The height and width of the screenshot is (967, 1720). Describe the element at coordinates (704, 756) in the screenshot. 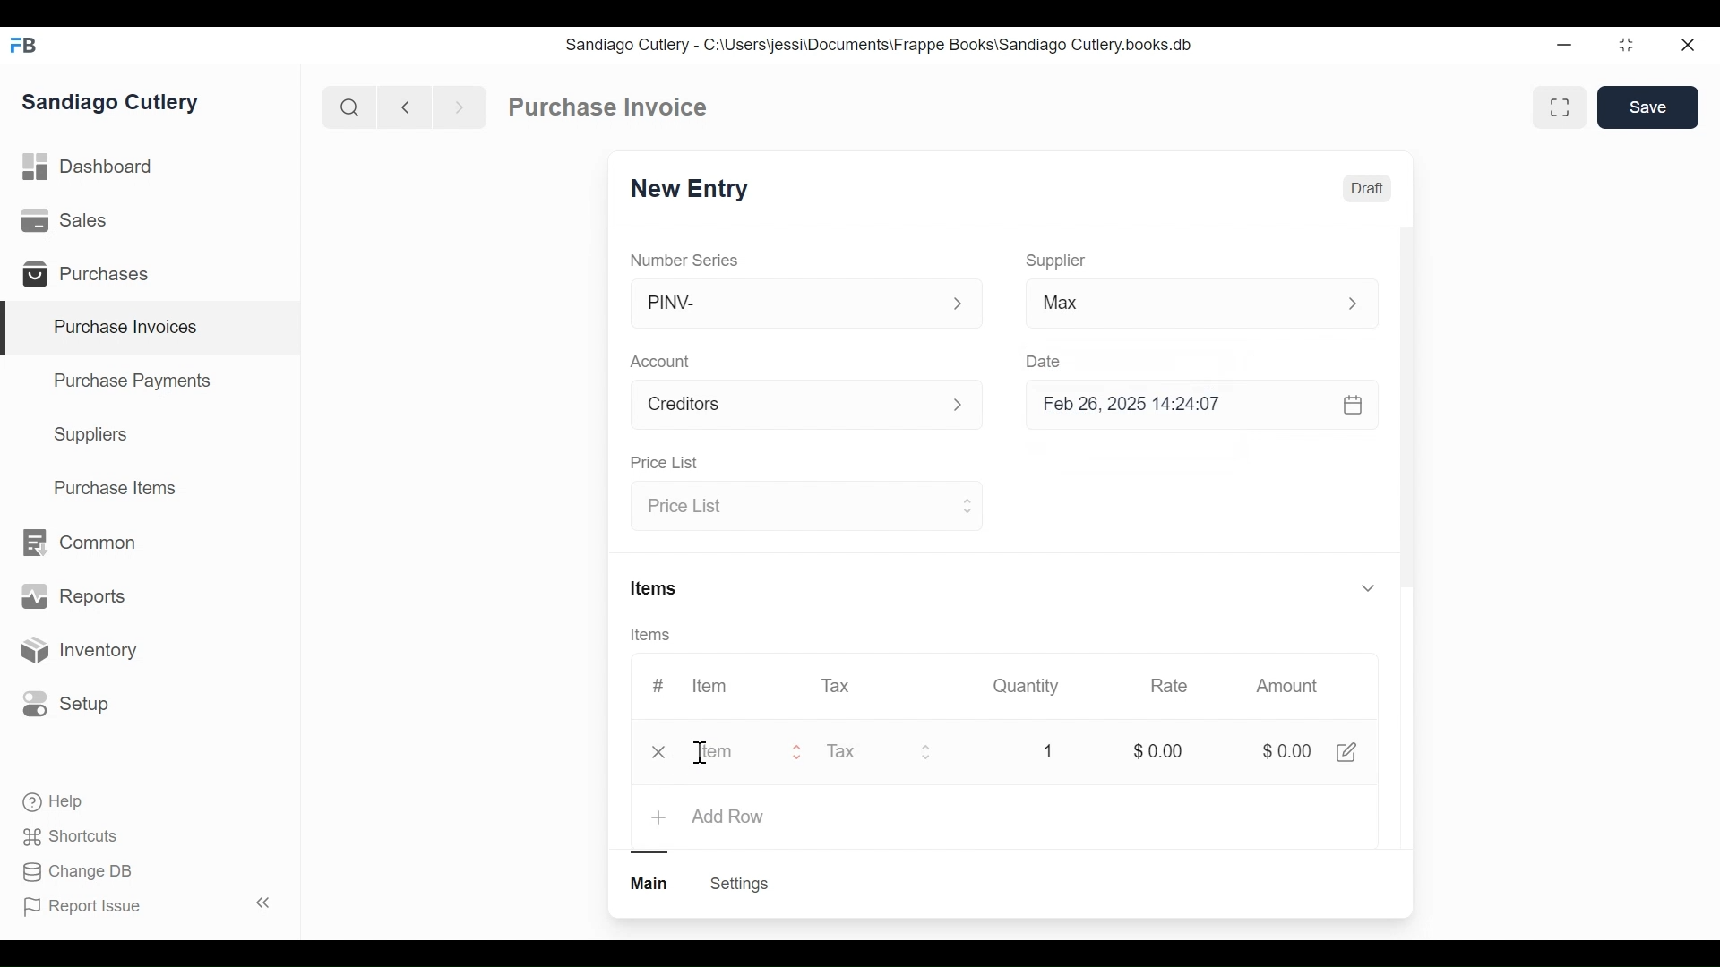

I see `Cursor` at that location.